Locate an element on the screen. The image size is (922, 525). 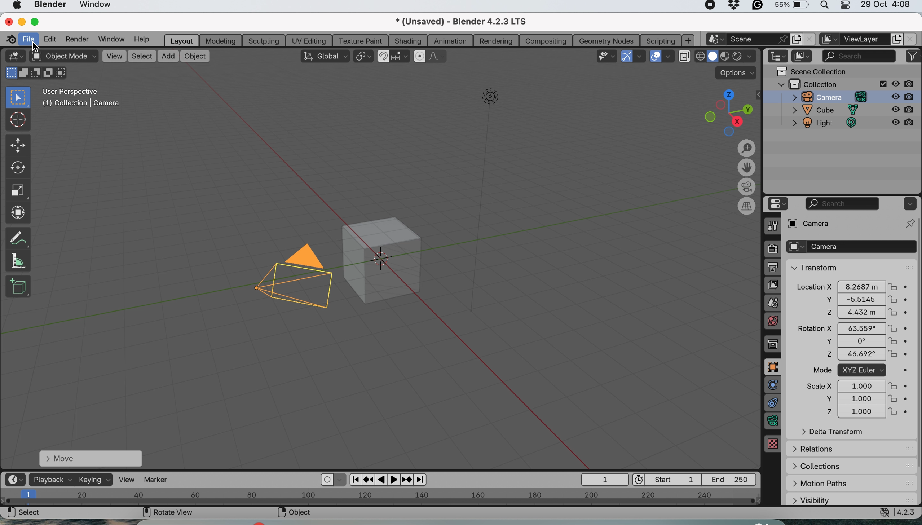
collapse is located at coordinates (759, 95).